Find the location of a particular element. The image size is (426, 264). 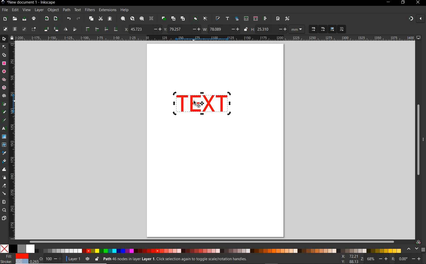

OPEN FILL AND STROKE is located at coordinates (218, 19).